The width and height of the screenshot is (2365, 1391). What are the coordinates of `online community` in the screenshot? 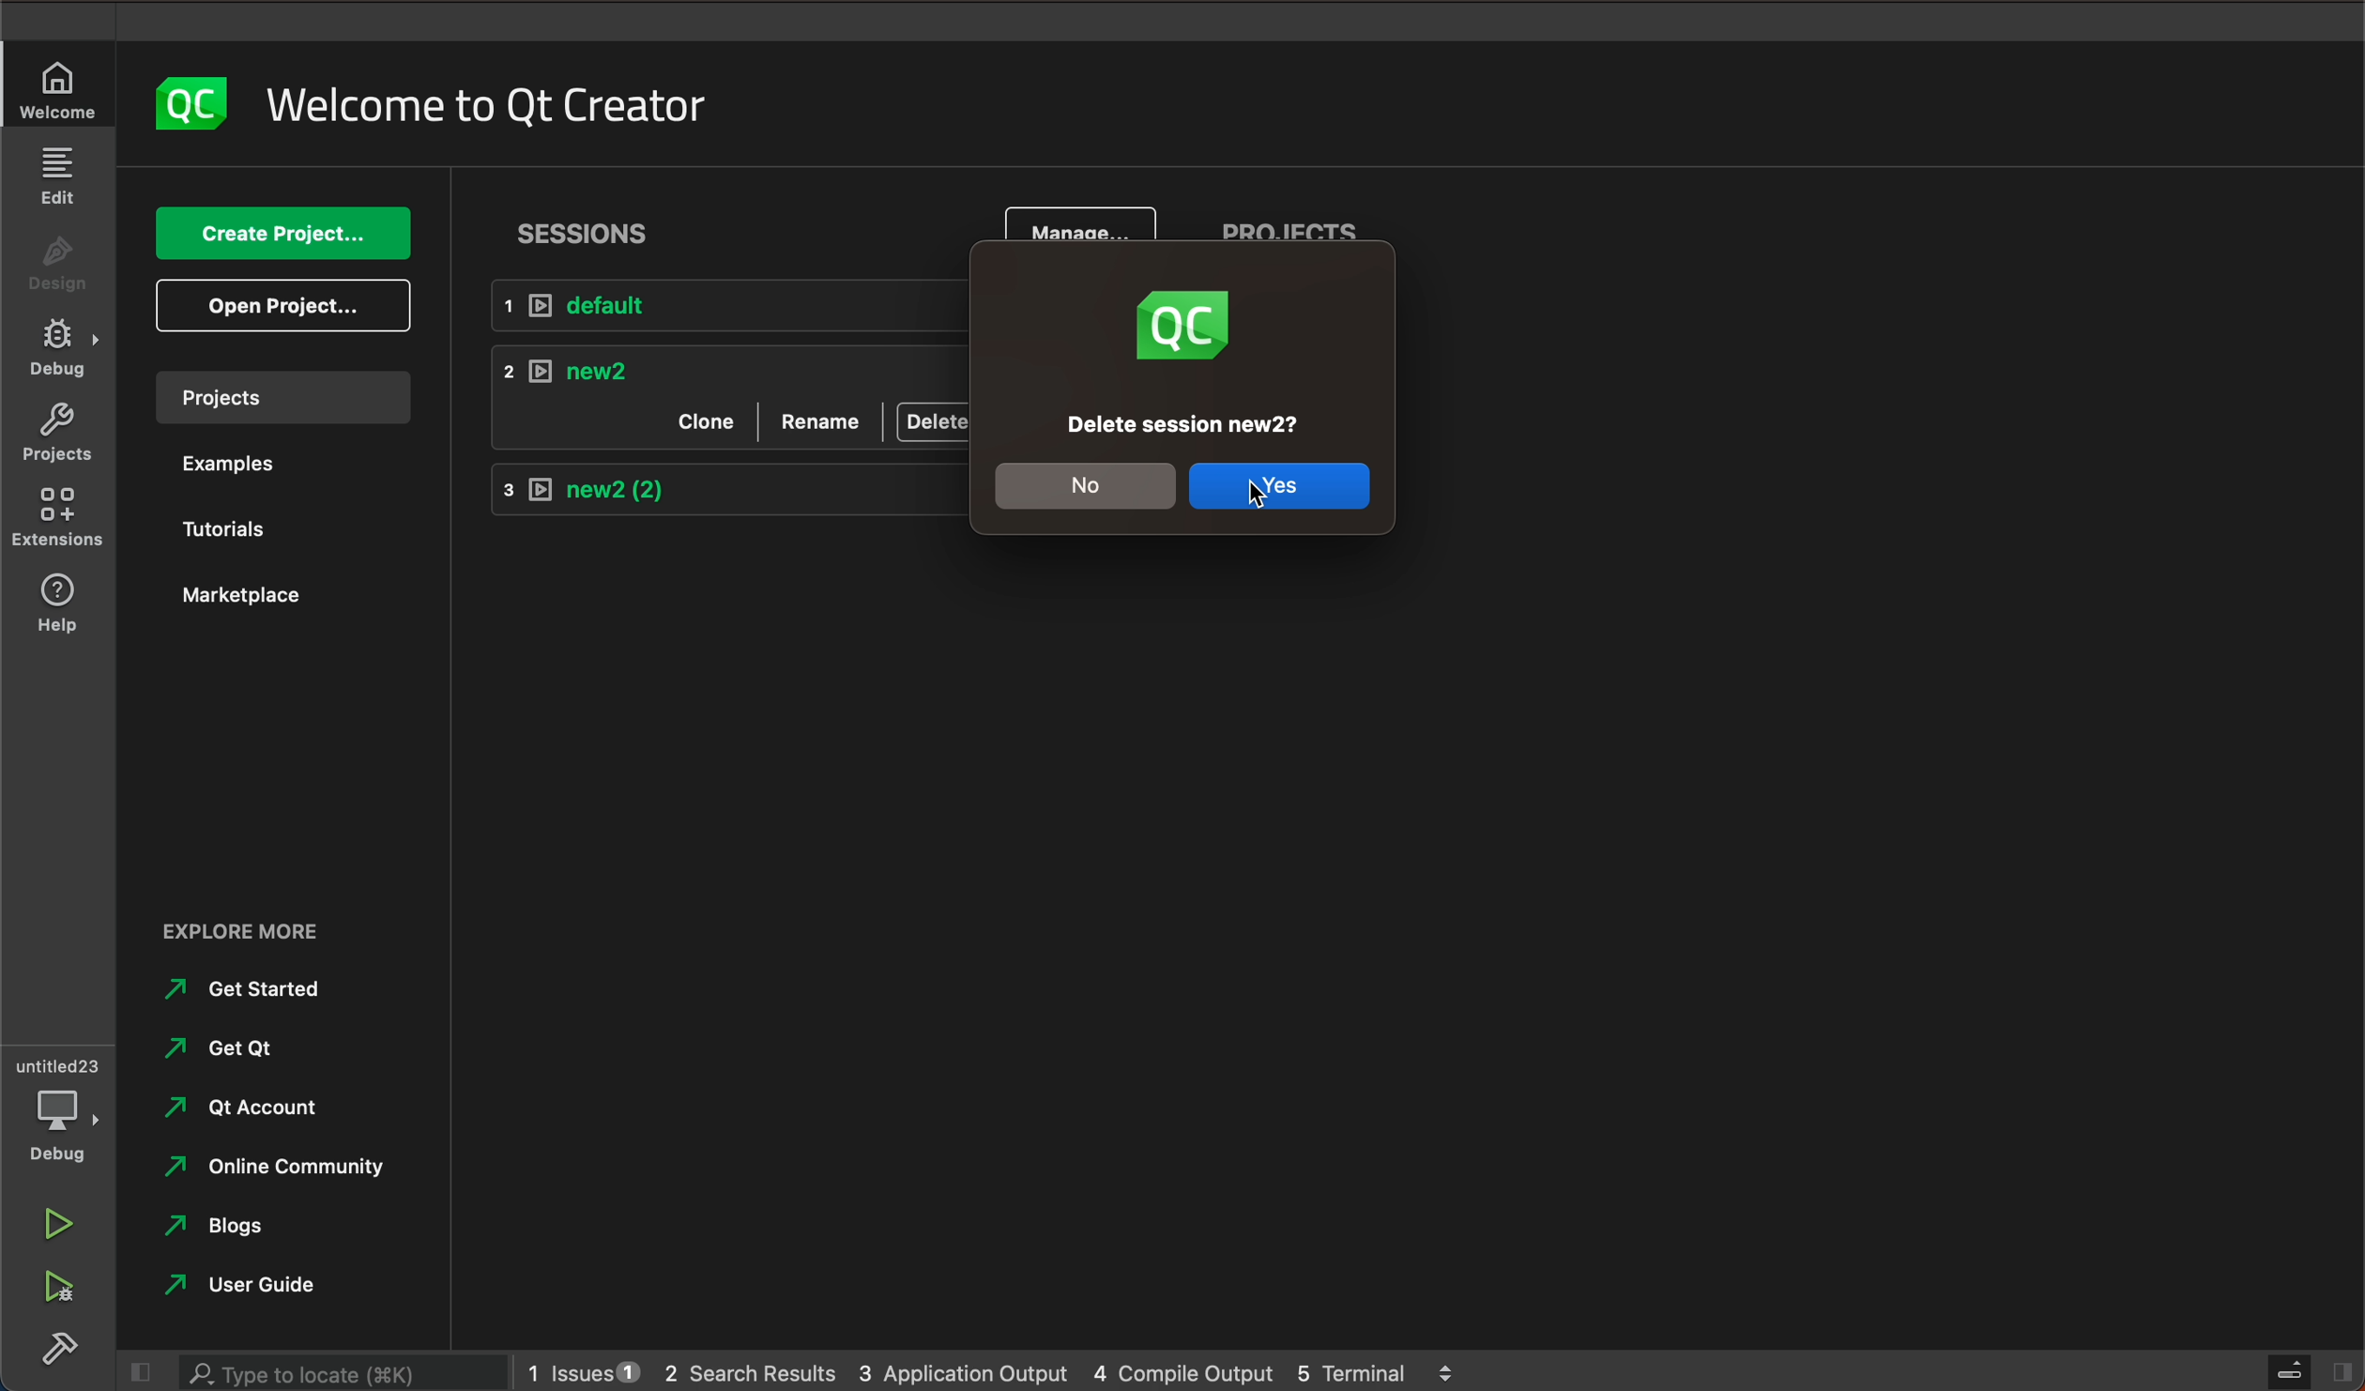 It's located at (284, 1165).